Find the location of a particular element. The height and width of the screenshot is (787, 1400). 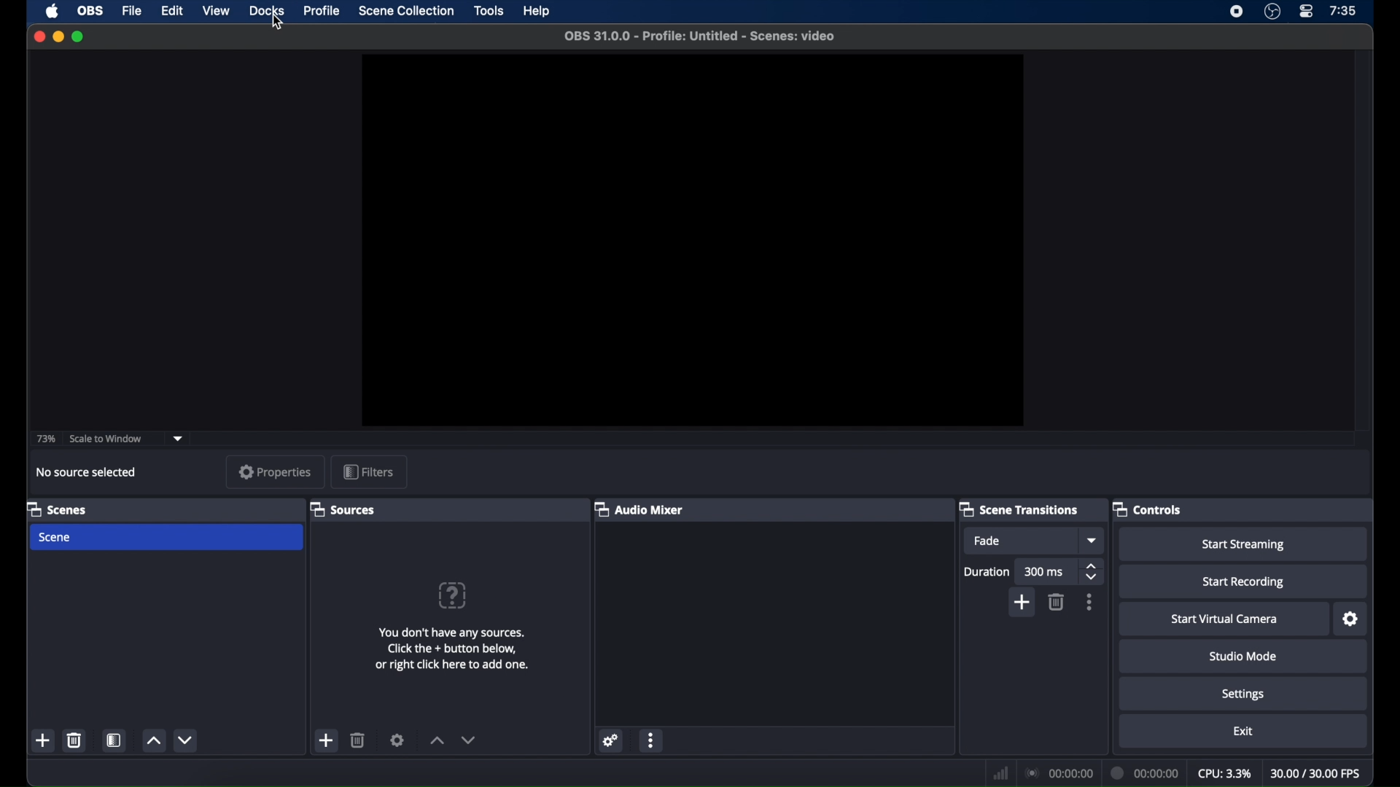

cursor is located at coordinates (280, 22).